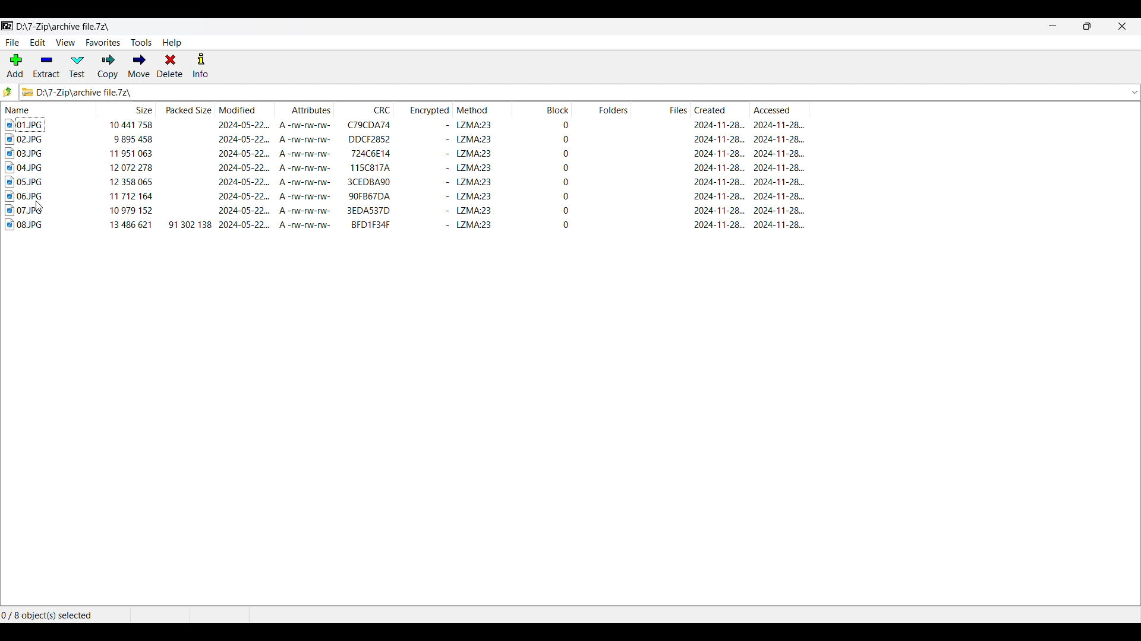 The image size is (1141, 641). Describe the element at coordinates (244, 167) in the screenshot. I see `modified date & time` at that location.